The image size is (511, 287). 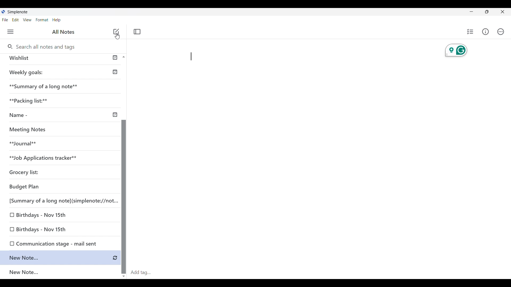 I want to click on 0 Birthdays - Nov 15th, so click(x=37, y=230).